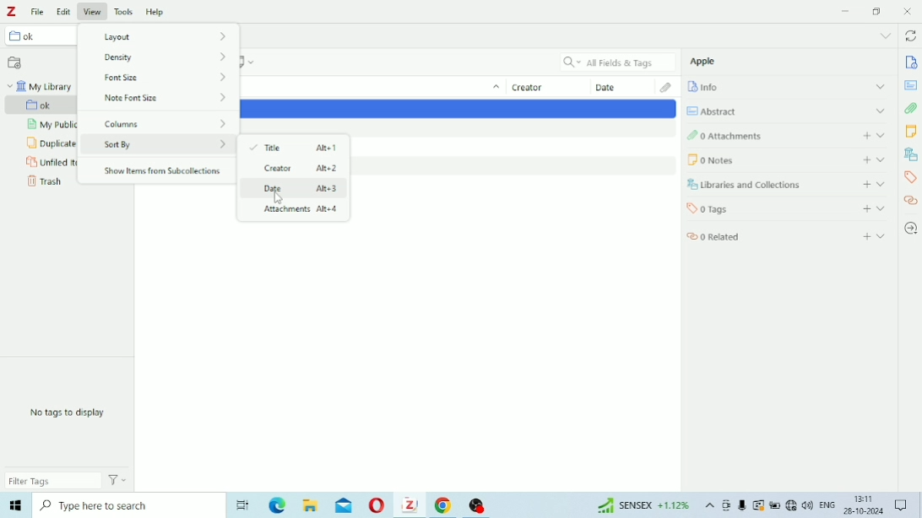  I want to click on close, so click(910, 11).